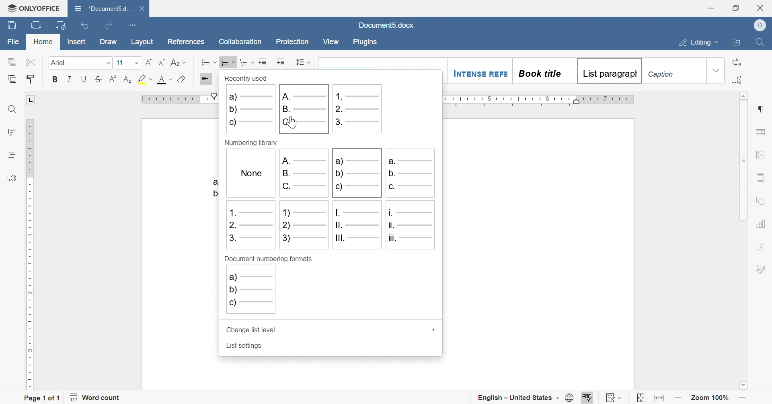  Describe the element at coordinates (717, 70) in the screenshot. I see `drop down` at that location.